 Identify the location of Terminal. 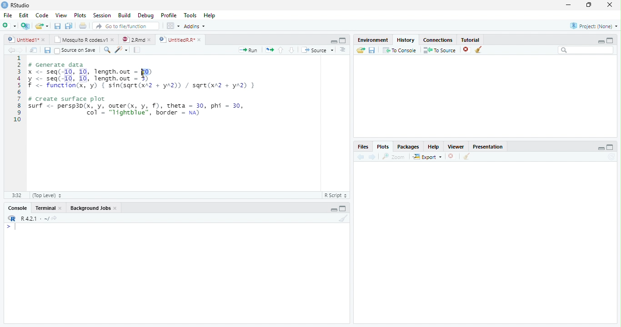
(45, 208).